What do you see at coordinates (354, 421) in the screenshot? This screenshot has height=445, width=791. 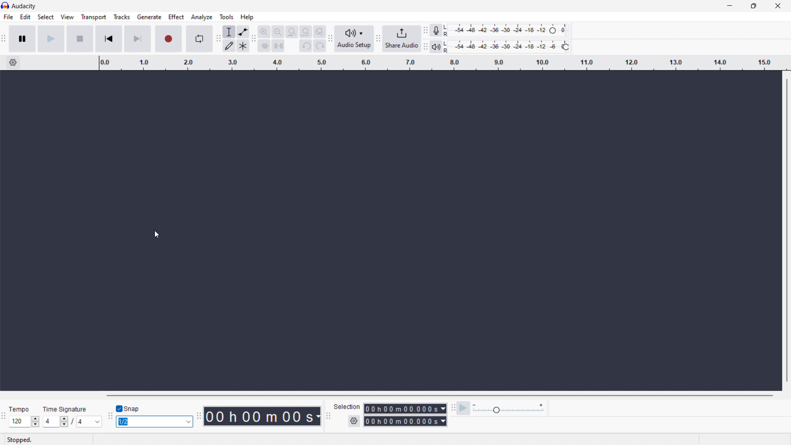 I see `settings` at bounding box center [354, 421].